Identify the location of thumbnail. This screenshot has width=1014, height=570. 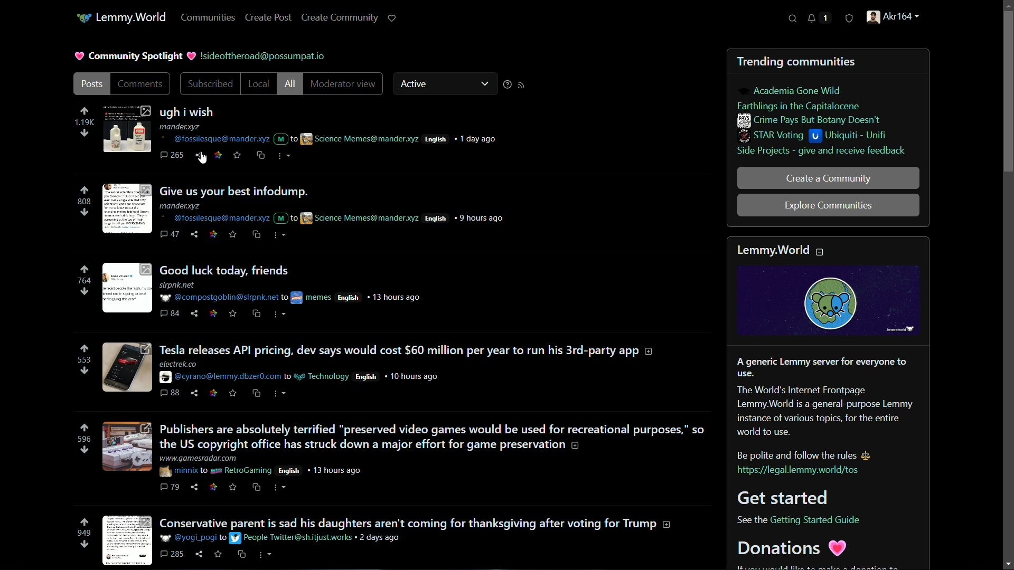
(125, 540).